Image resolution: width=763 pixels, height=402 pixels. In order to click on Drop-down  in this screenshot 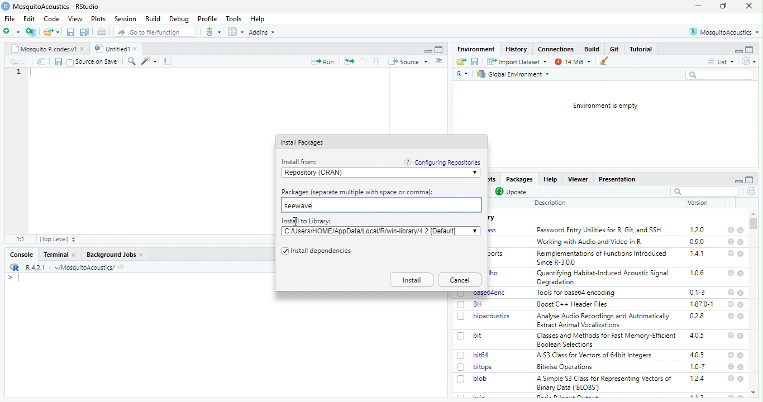, I will do `click(475, 231)`.